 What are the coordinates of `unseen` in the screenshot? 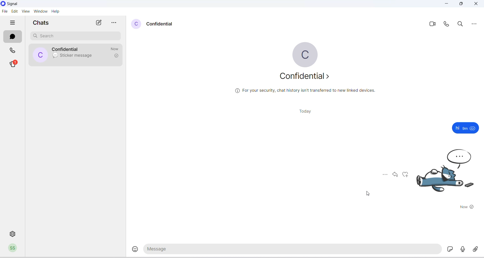 It's located at (472, 207).